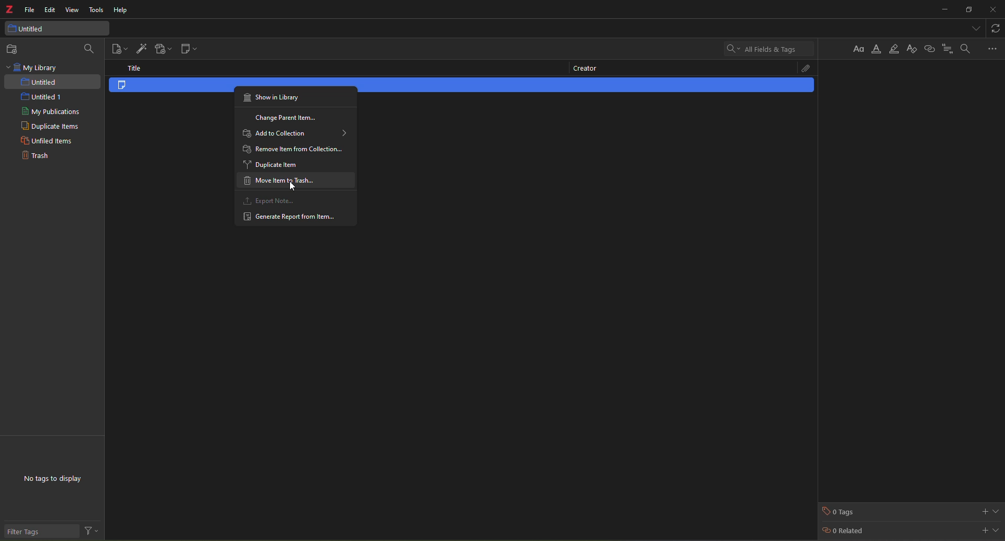 This screenshot has height=541, width=1005. I want to click on my publications, so click(53, 112).